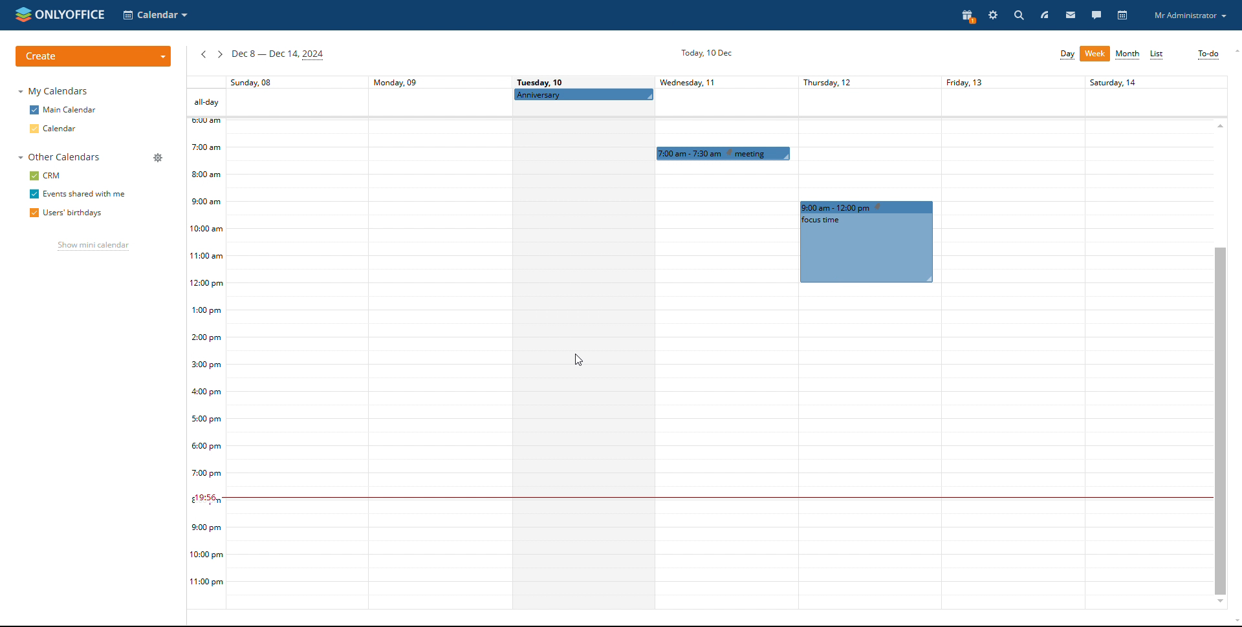 Image resolution: width=1242 pixels, height=627 pixels. What do you see at coordinates (861, 81) in the screenshot?
I see `Thursday, 12` at bounding box center [861, 81].